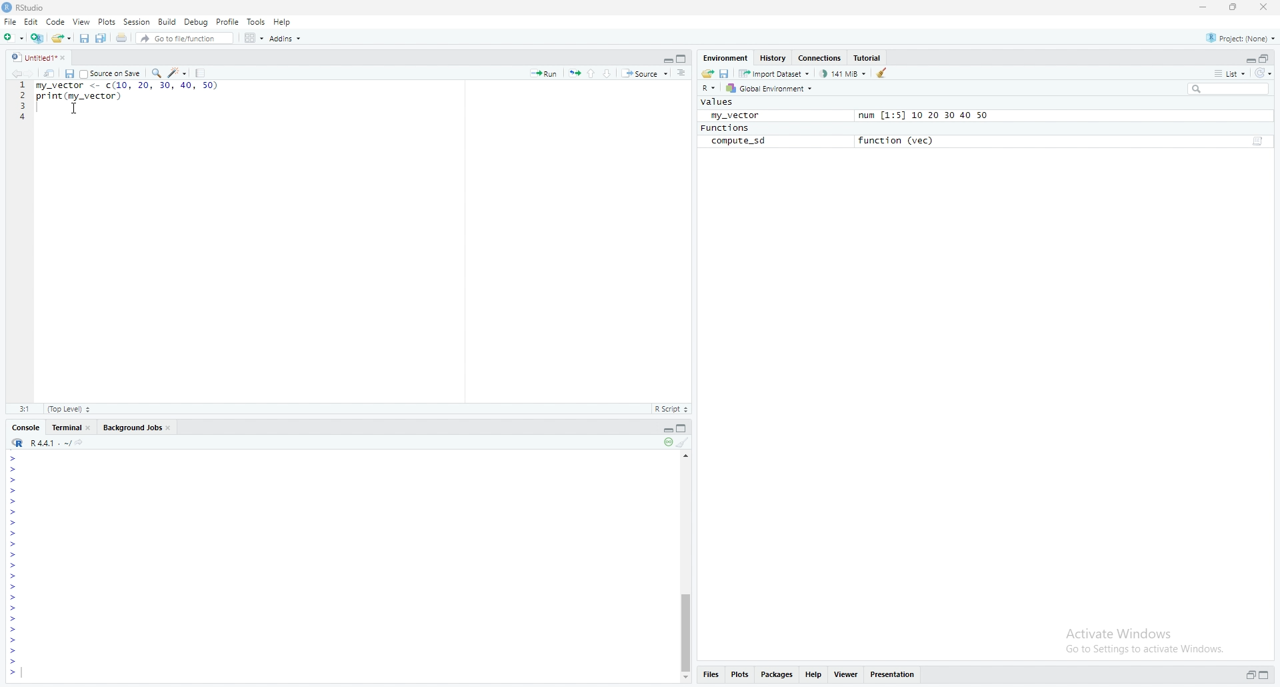 This screenshot has height=687, width=1280. Describe the element at coordinates (1250, 675) in the screenshot. I see `Restore` at that location.